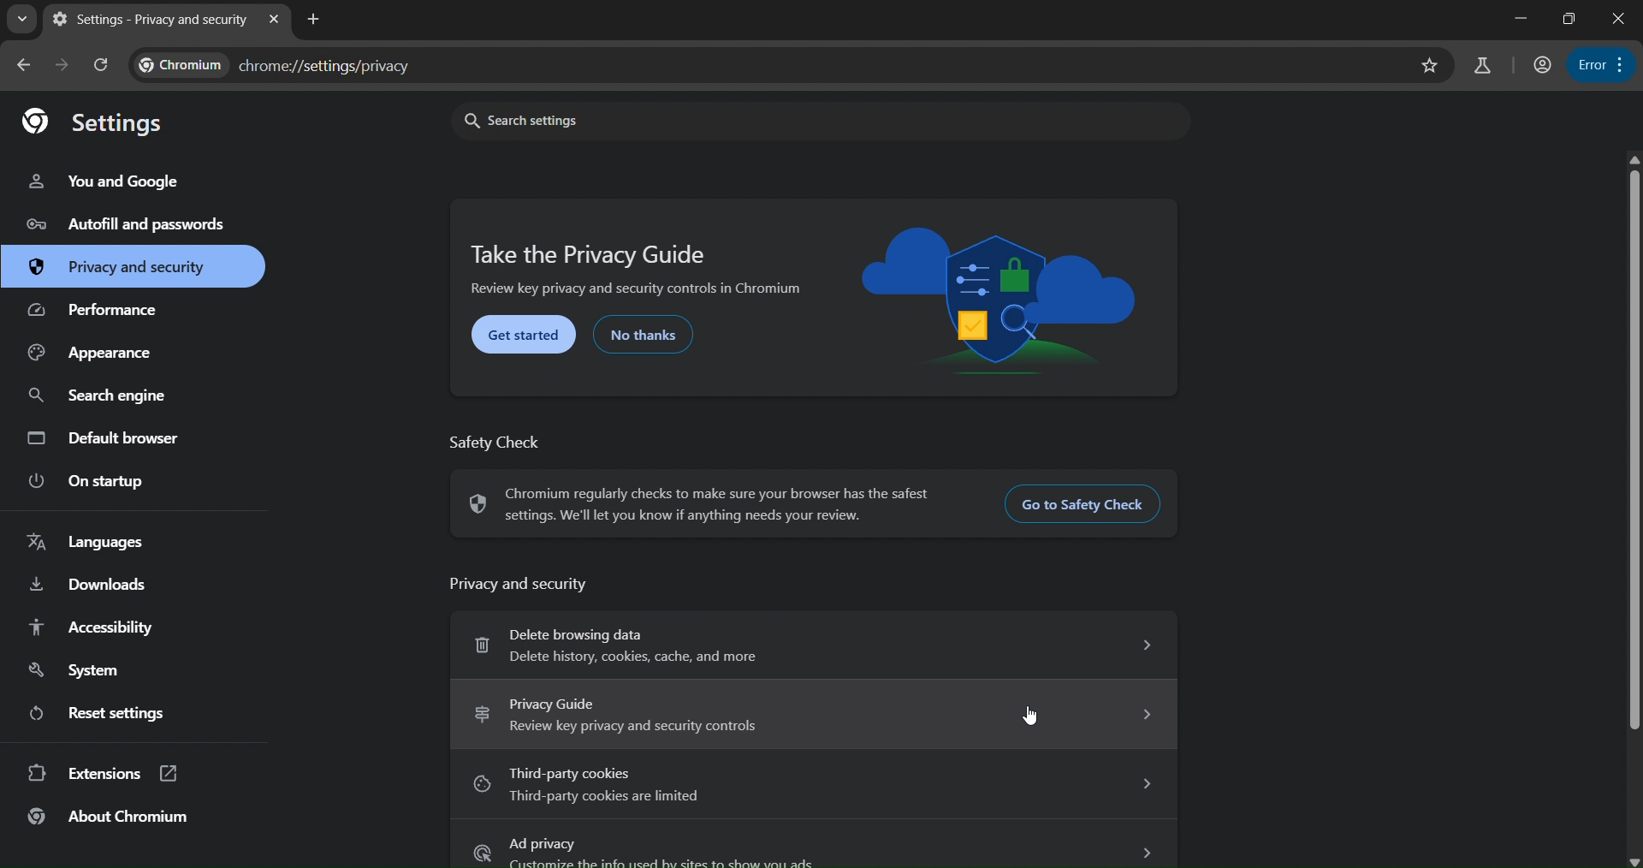 The height and width of the screenshot is (868, 1643). Describe the element at coordinates (645, 335) in the screenshot. I see `no thanks` at that location.